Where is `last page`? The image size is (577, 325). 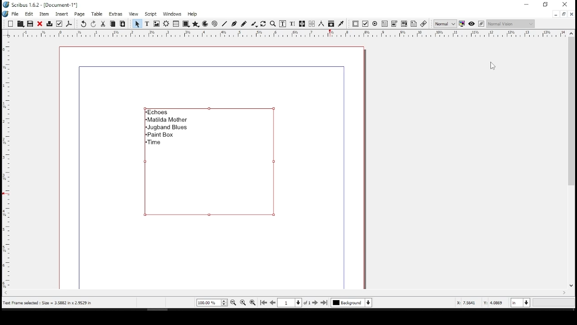 last page is located at coordinates (325, 302).